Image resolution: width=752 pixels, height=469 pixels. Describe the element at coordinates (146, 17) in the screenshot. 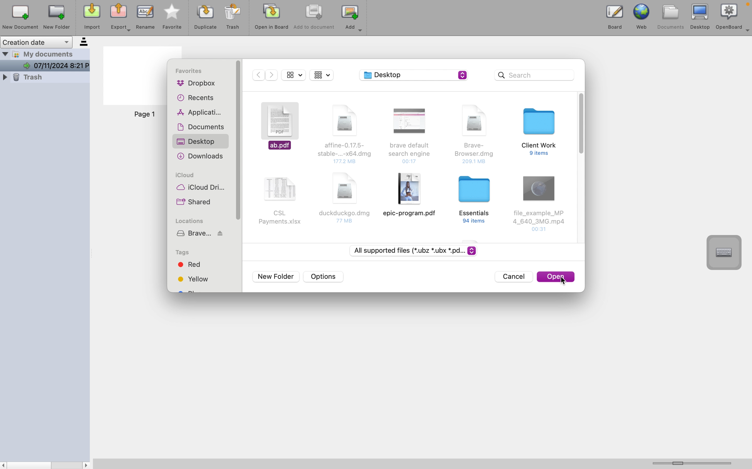

I see `rename` at that location.